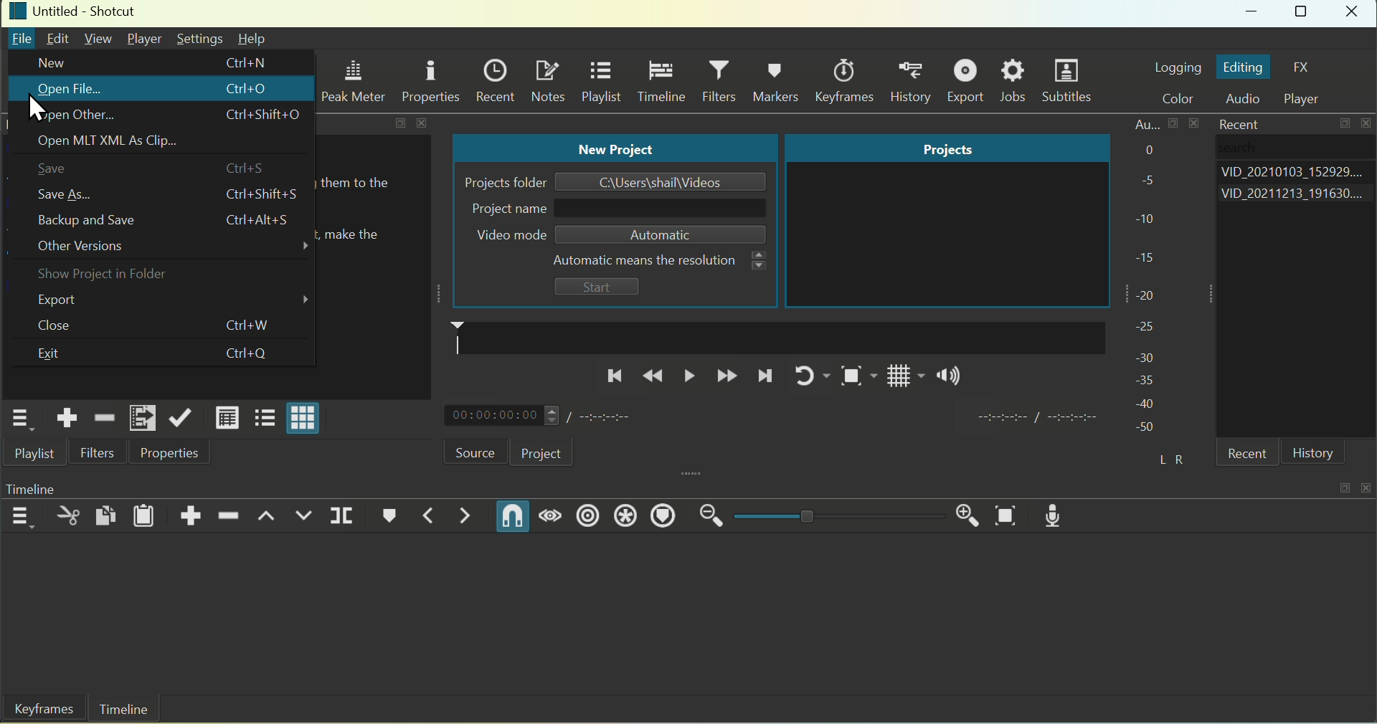  Describe the element at coordinates (63, 169) in the screenshot. I see `Save` at that location.